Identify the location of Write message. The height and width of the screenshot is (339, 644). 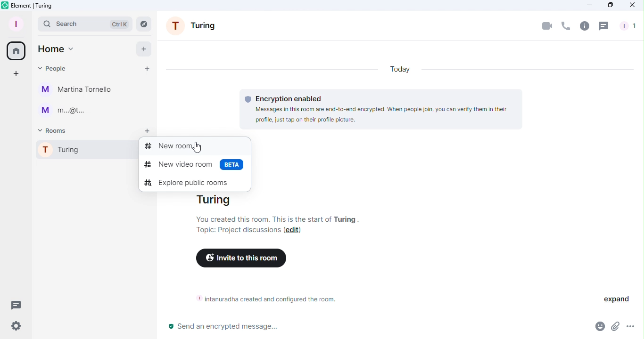
(374, 328).